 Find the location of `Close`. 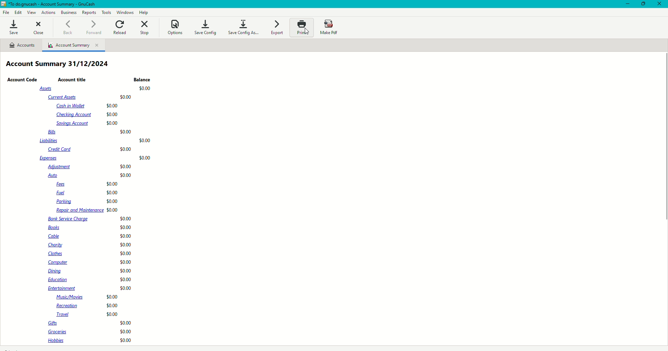

Close is located at coordinates (660, 5).